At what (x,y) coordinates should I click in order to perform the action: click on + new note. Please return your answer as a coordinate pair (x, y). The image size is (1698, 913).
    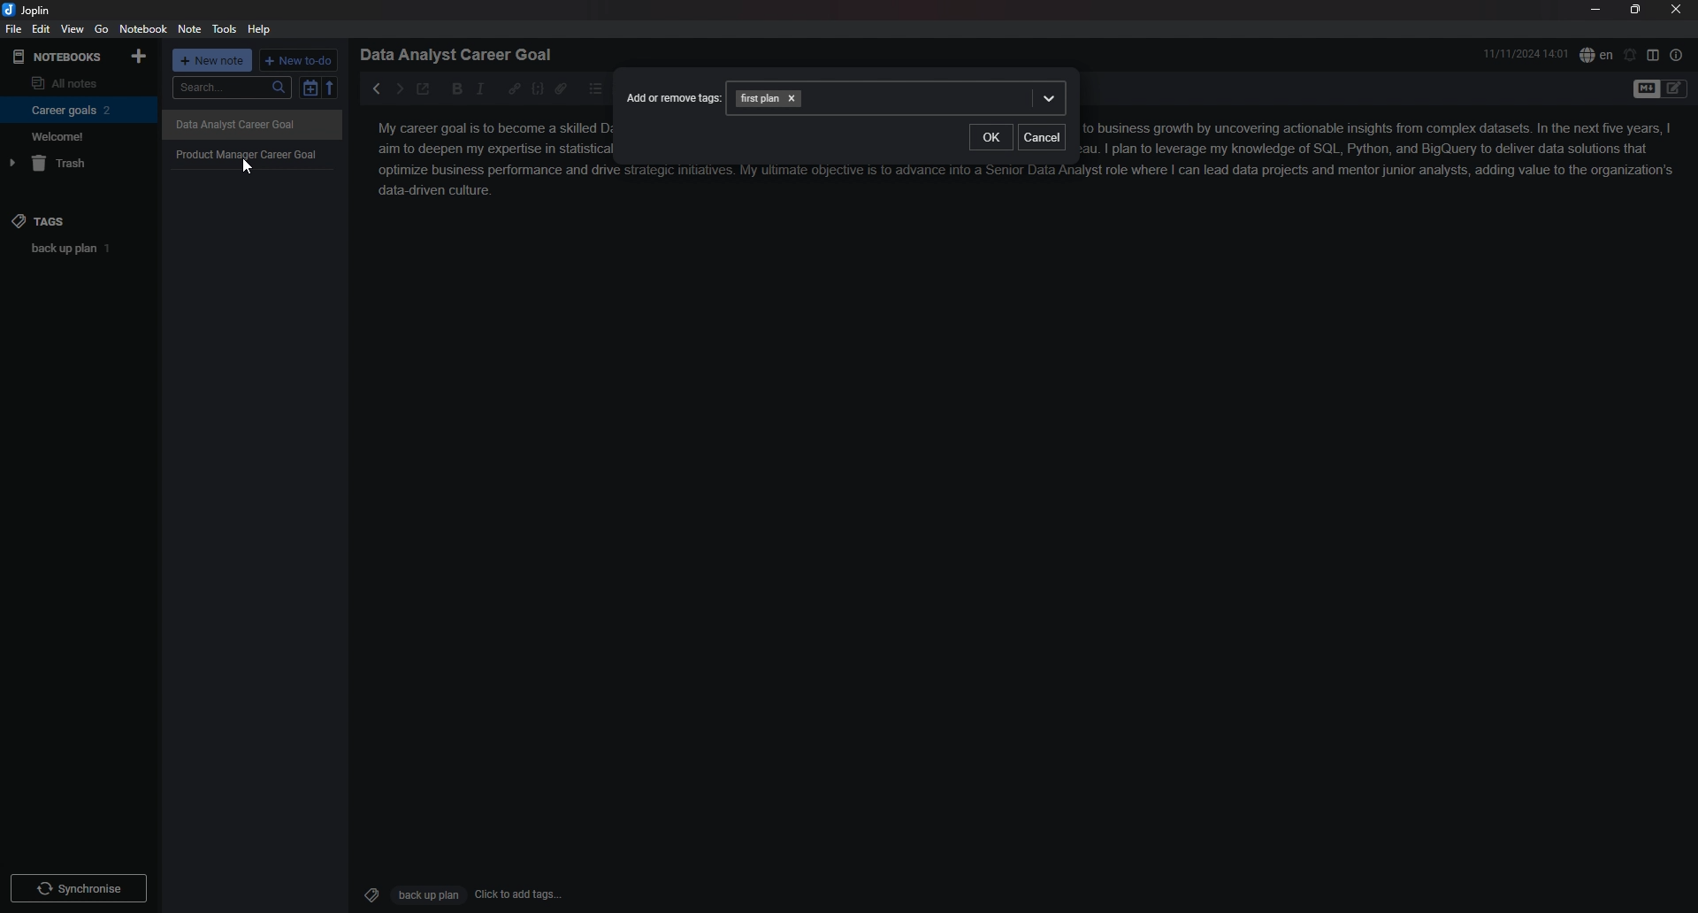
    Looking at the image, I should click on (212, 60).